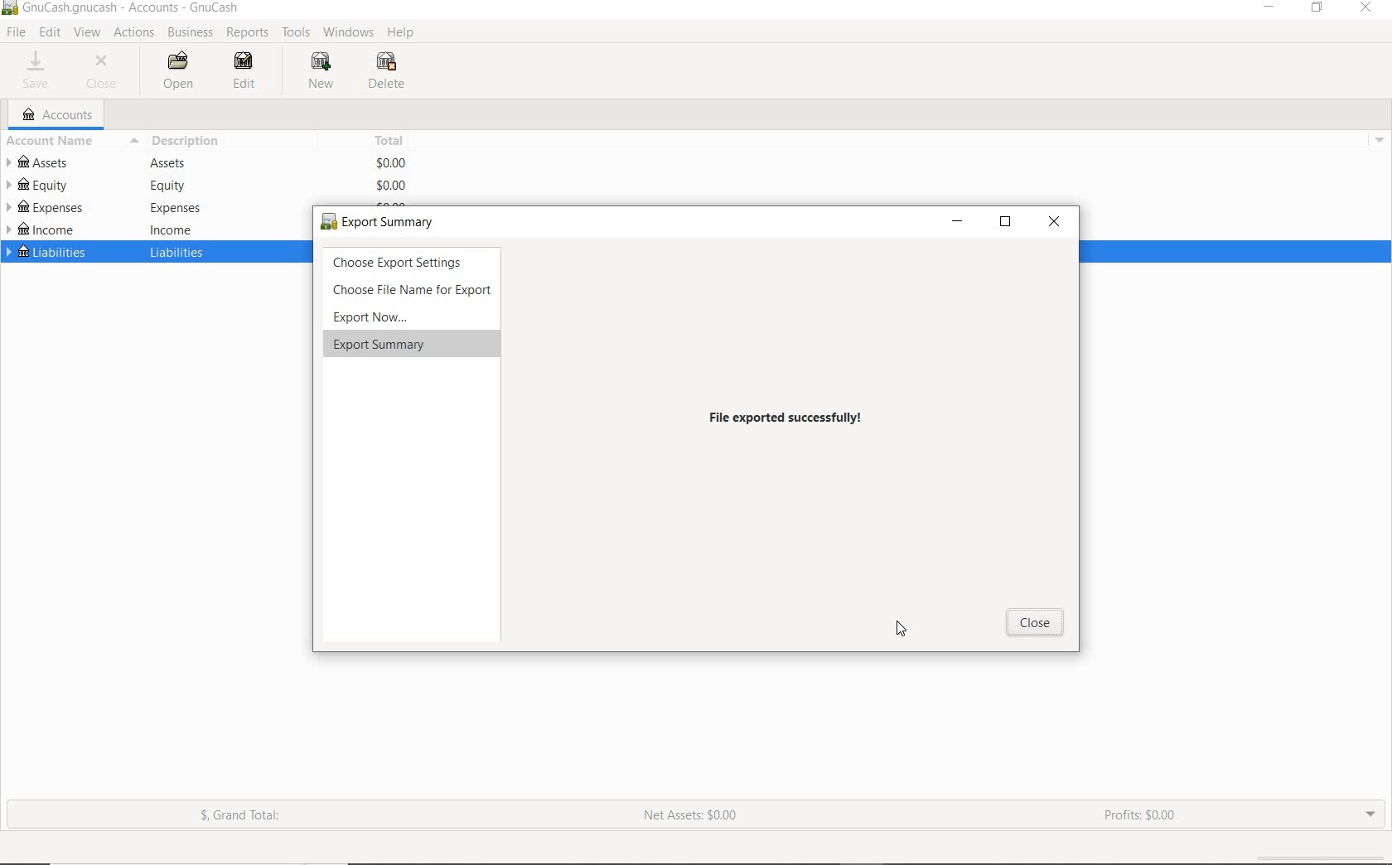 This screenshot has height=865, width=1392. What do you see at coordinates (55, 114) in the screenshot?
I see `ACCOUNTS` at bounding box center [55, 114].